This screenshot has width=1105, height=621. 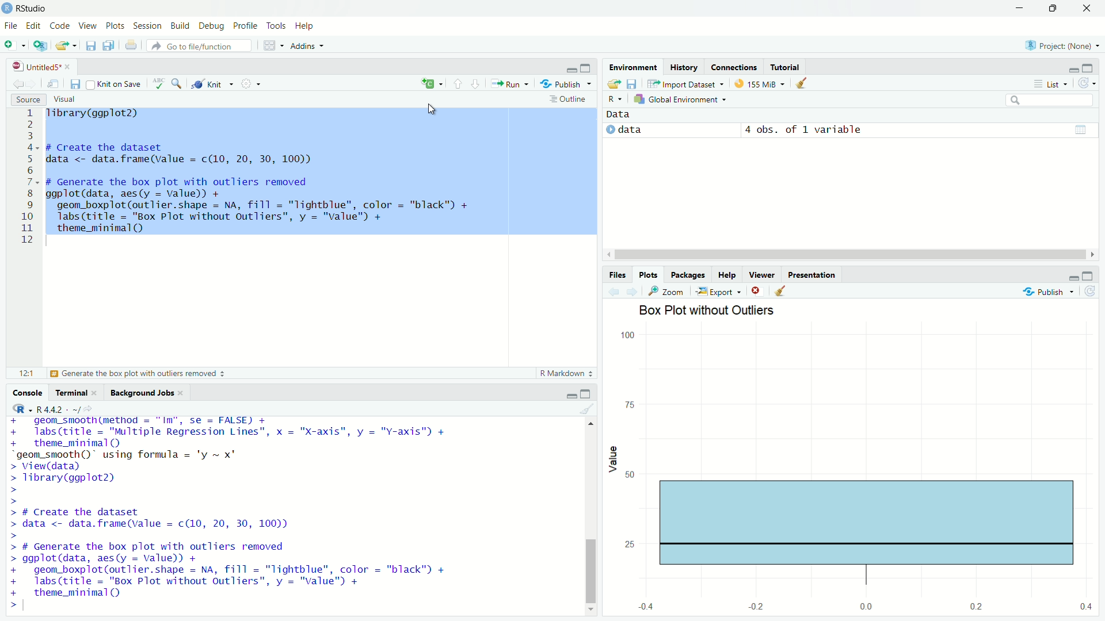 What do you see at coordinates (67, 98) in the screenshot?
I see `Visual` at bounding box center [67, 98].